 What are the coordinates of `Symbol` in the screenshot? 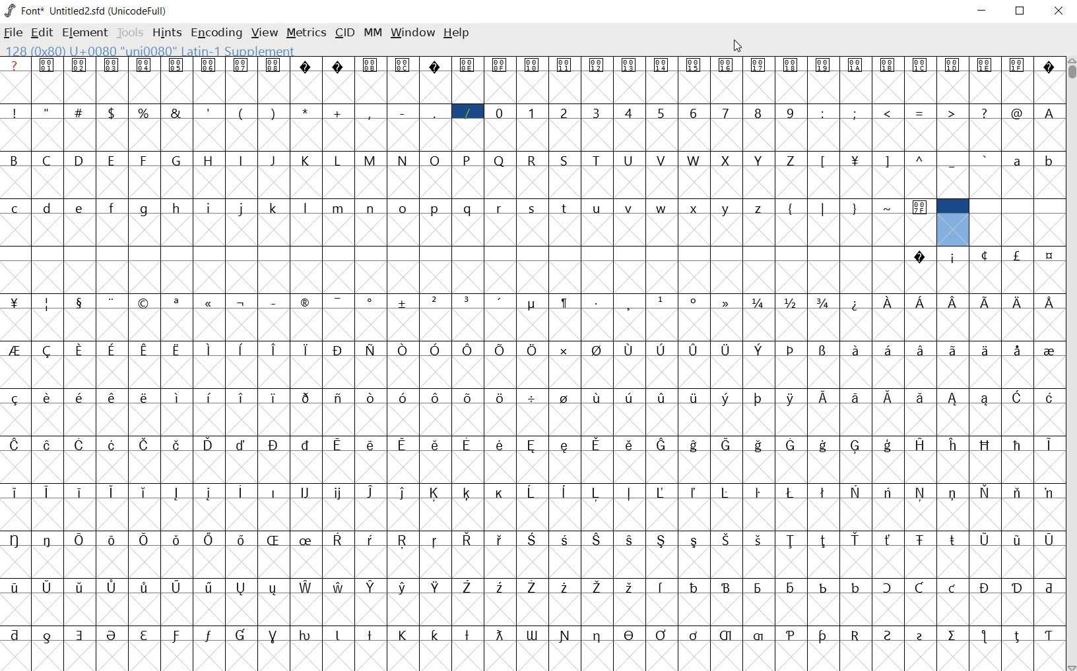 It's located at (49, 303).